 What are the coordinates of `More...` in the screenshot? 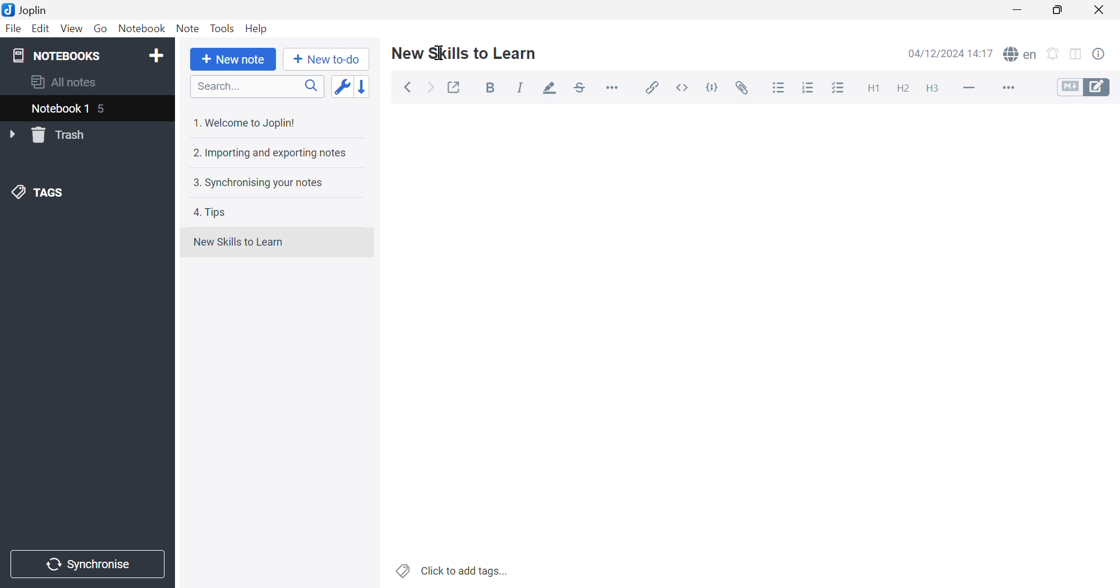 It's located at (1007, 89).